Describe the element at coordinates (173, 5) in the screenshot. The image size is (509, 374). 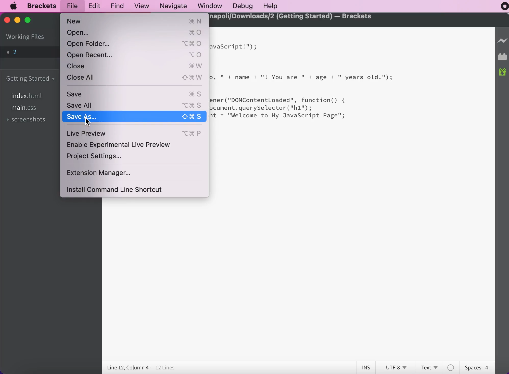
I see `navigate` at that location.